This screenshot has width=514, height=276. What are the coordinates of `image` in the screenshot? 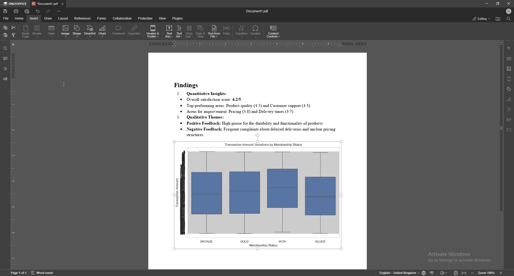 It's located at (66, 31).